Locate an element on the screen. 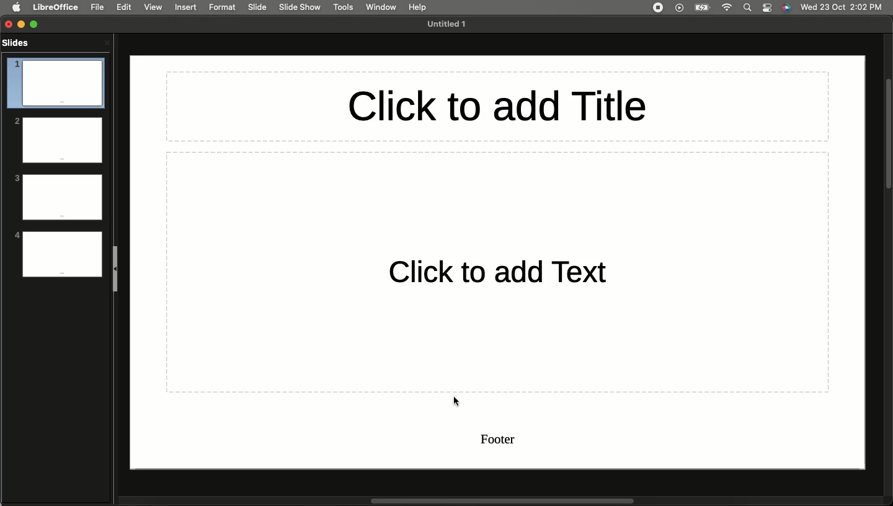 Image resolution: width=893 pixels, height=506 pixels. File name is located at coordinates (450, 24).